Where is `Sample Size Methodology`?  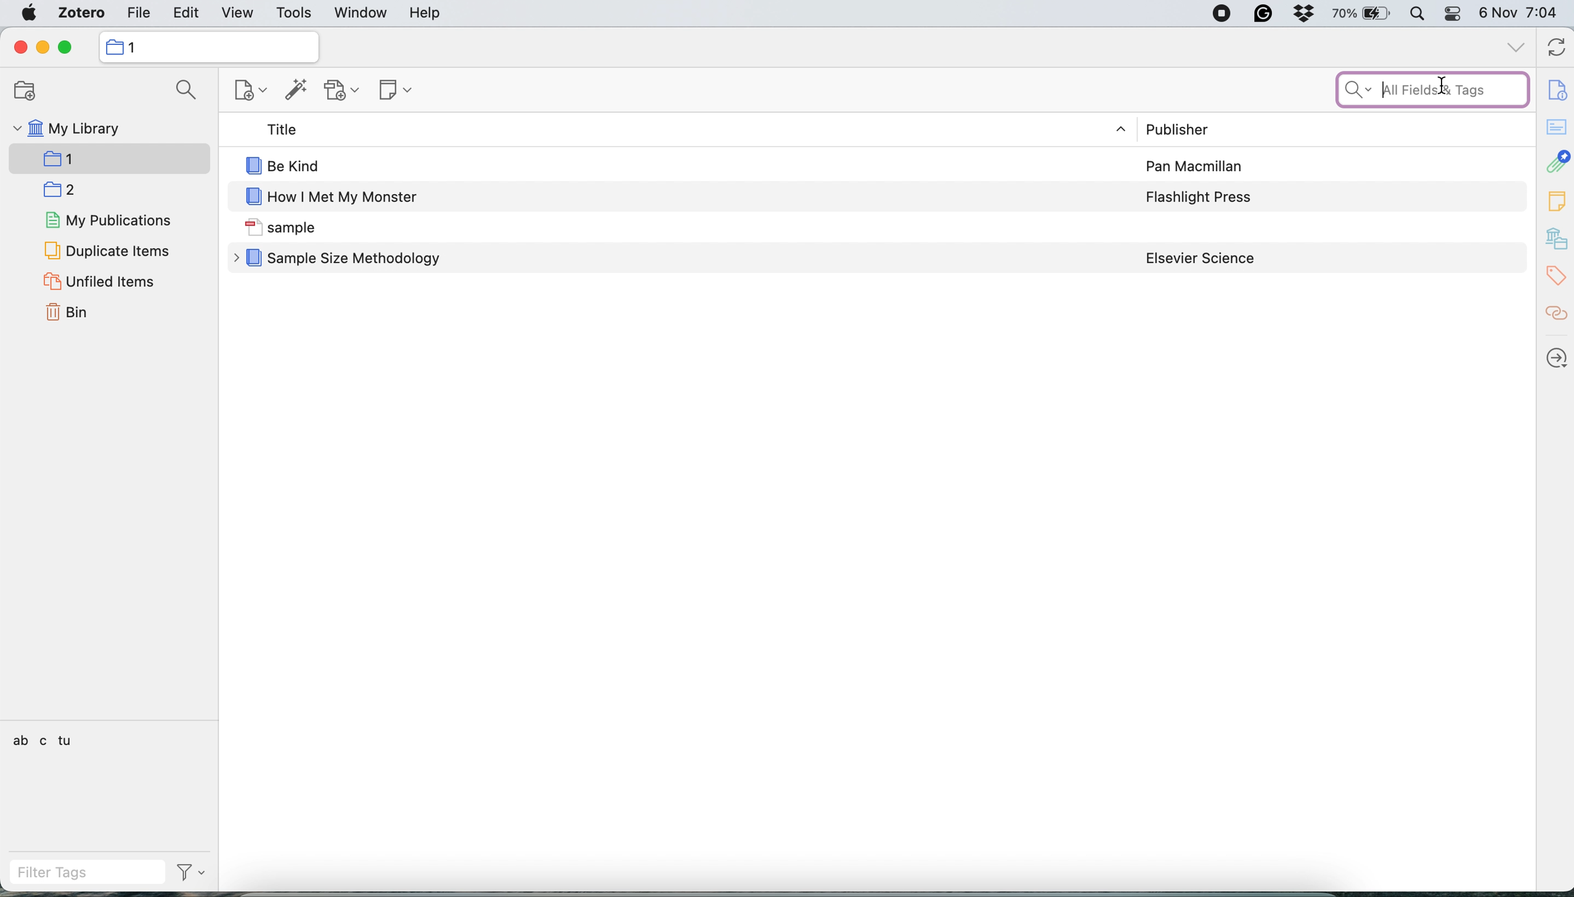
Sample Size Methodology is located at coordinates (357, 260).